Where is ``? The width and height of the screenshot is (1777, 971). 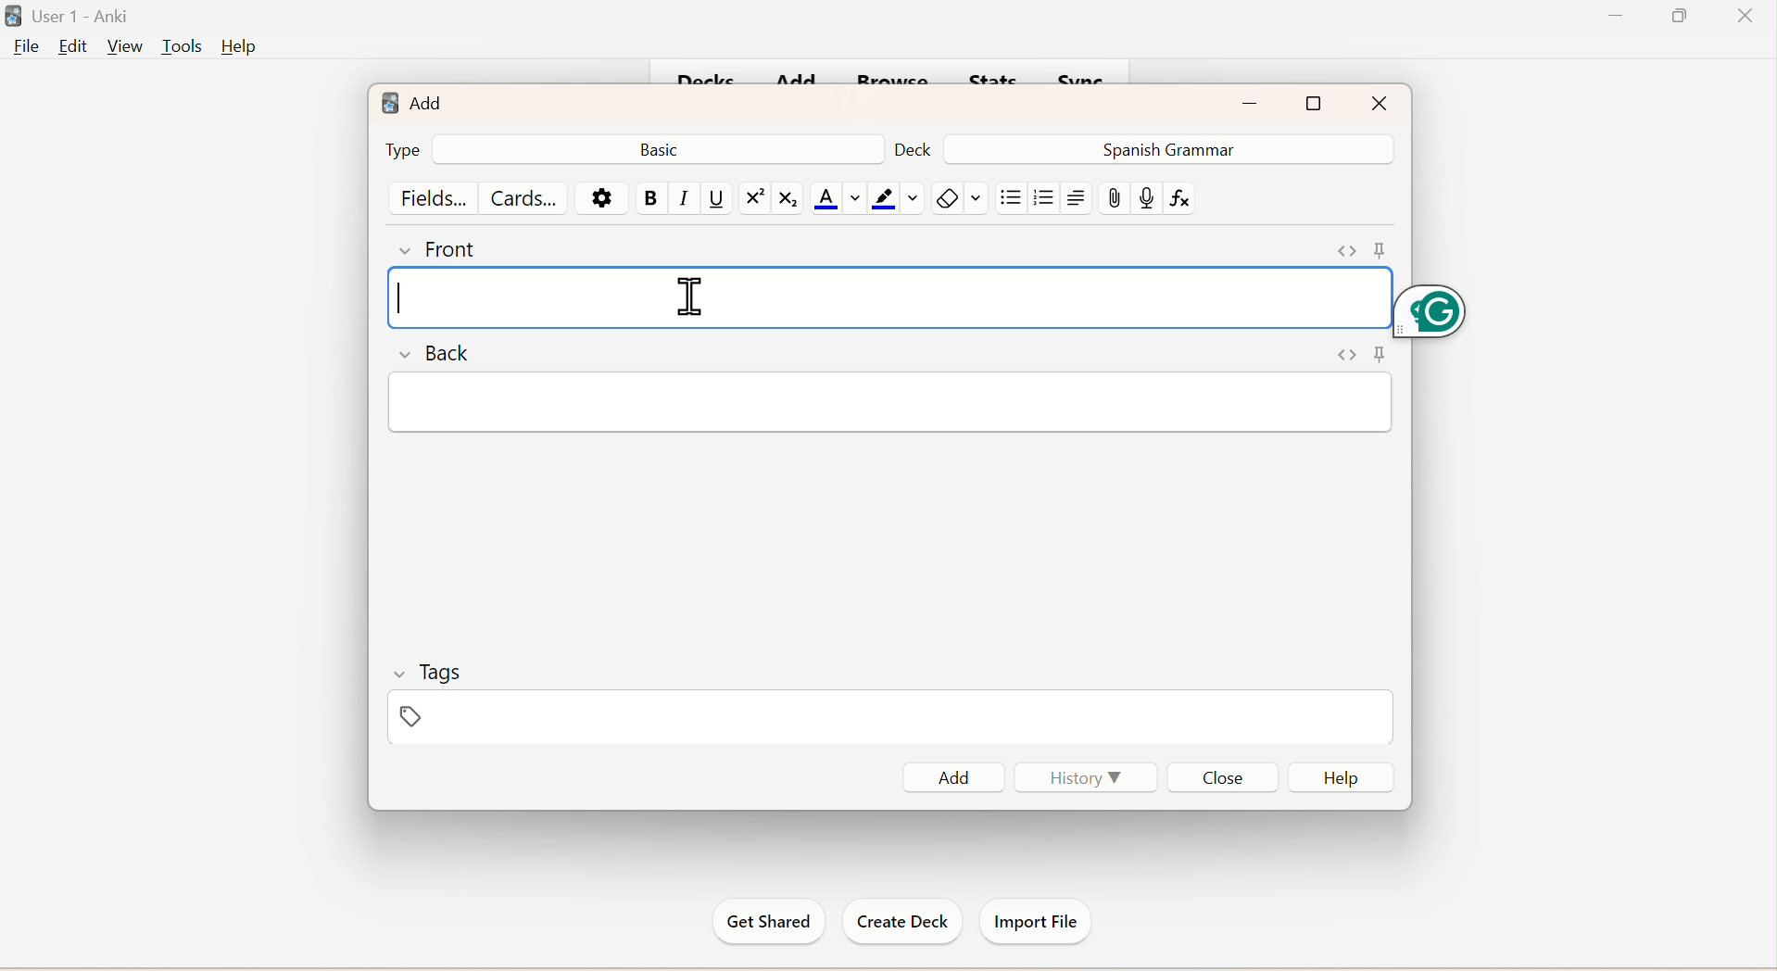  is located at coordinates (436, 353).